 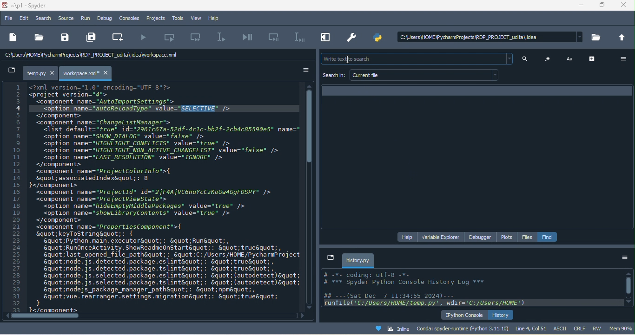 What do you see at coordinates (120, 36) in the screenshot?
I see `create new cell` at bounding box center [120, 36].